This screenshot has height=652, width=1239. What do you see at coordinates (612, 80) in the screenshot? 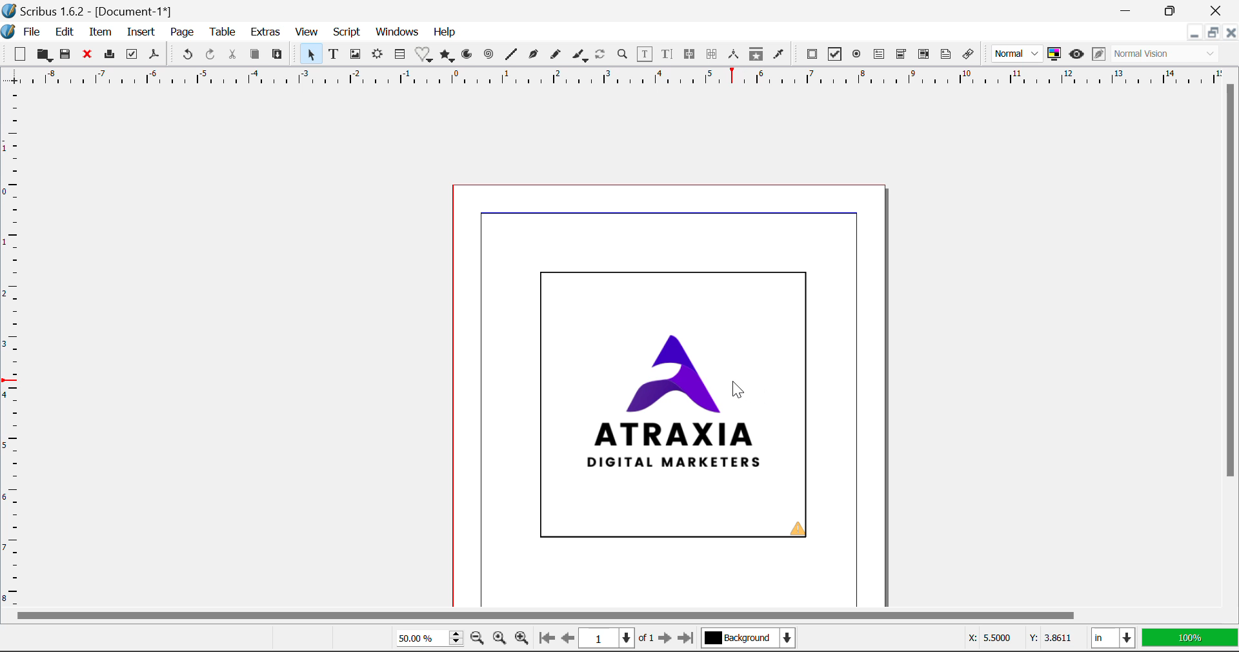
I see `Vertical Page Margins` at bounding box center [612, 80].